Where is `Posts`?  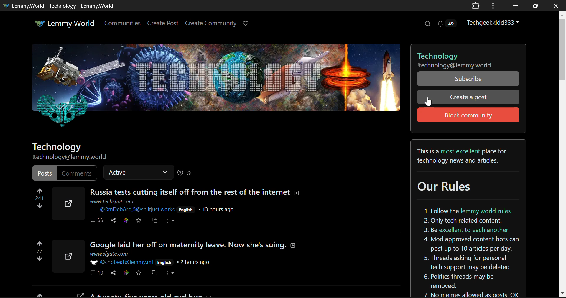
Posts is located at coordinates (44, 173).